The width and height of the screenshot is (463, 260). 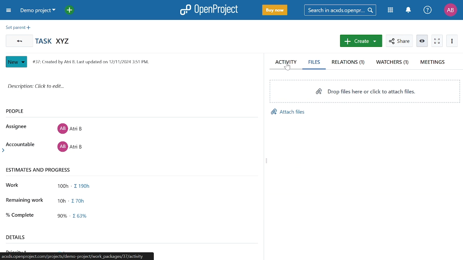 What do you see at coordinates (21, 216) in the screenshot?
I see `% Complete` at bounding box center [21, 216].